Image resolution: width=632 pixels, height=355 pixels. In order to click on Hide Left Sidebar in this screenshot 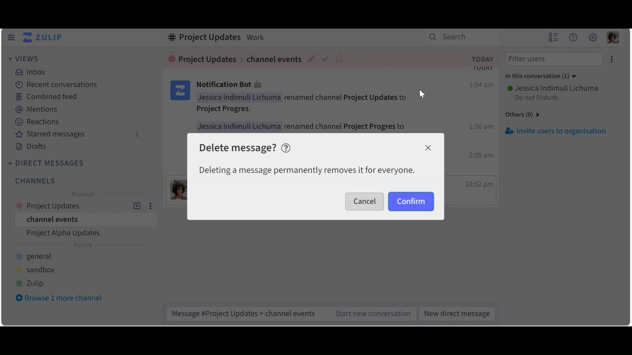, I will do `click(12, 37)`.